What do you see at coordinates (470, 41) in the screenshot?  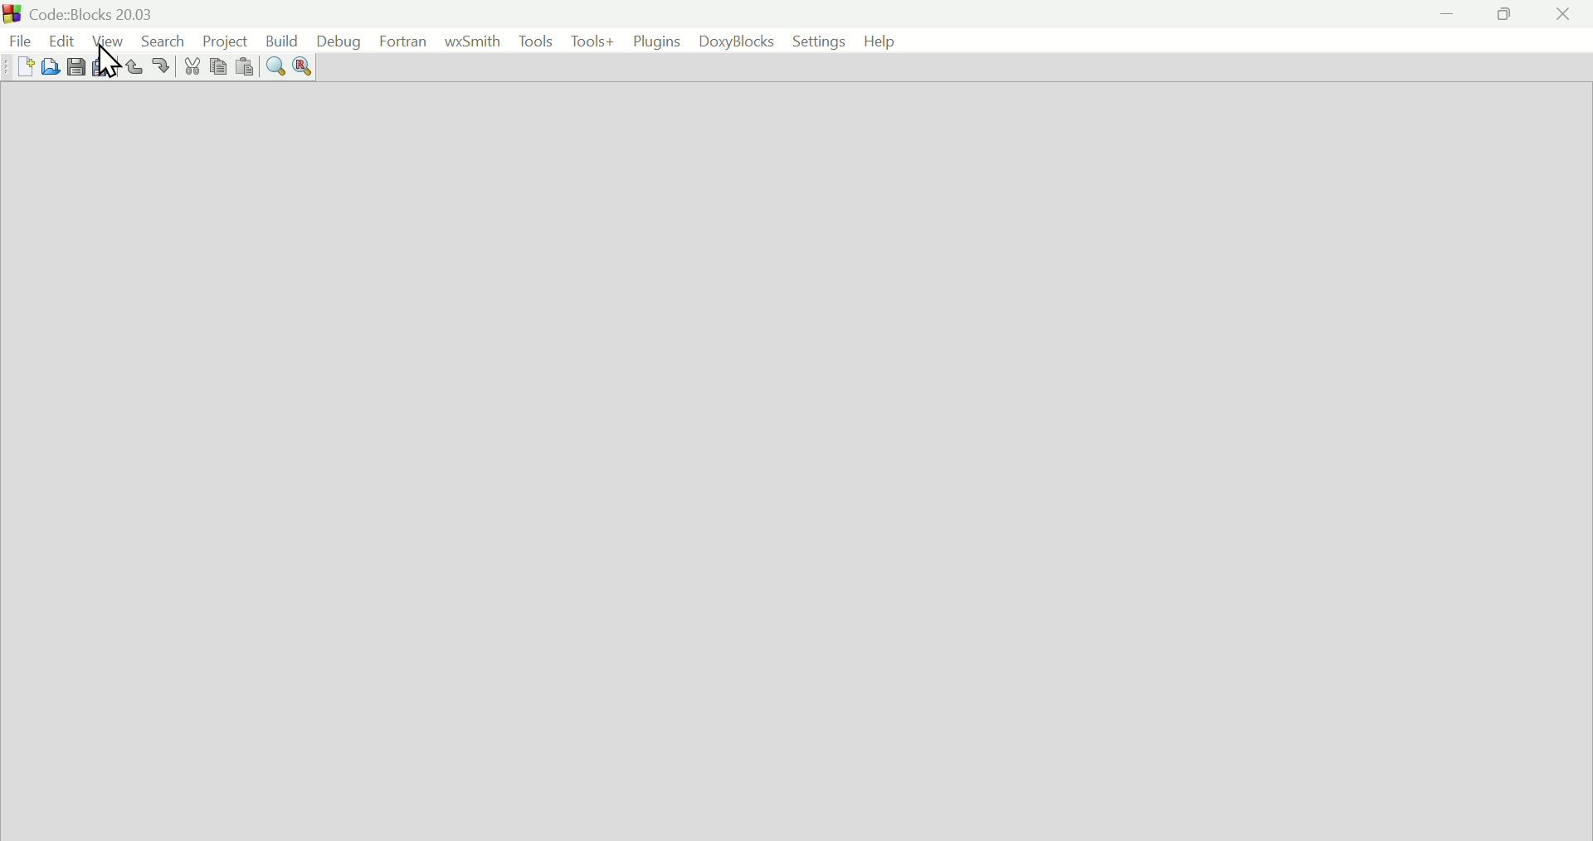 I see `WxSmith` at bounding box center [470, 41].